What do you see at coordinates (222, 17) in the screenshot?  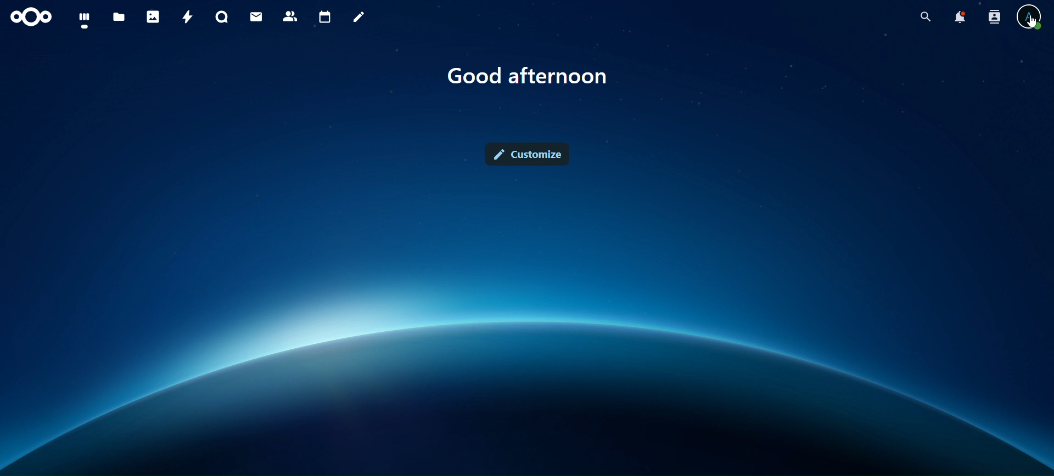 I see `talk` at bounding box center [222, 17].